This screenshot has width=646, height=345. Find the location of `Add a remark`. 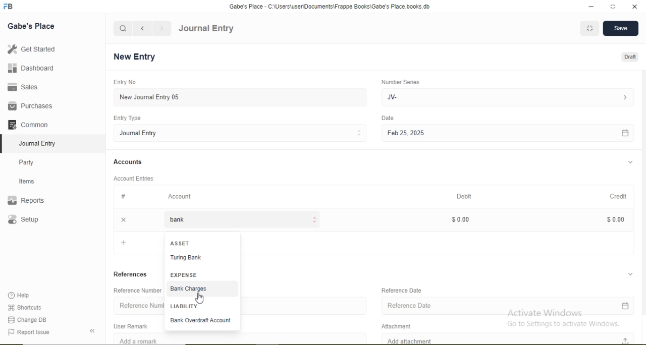

Add a remark is located at coordinates (135, 340).